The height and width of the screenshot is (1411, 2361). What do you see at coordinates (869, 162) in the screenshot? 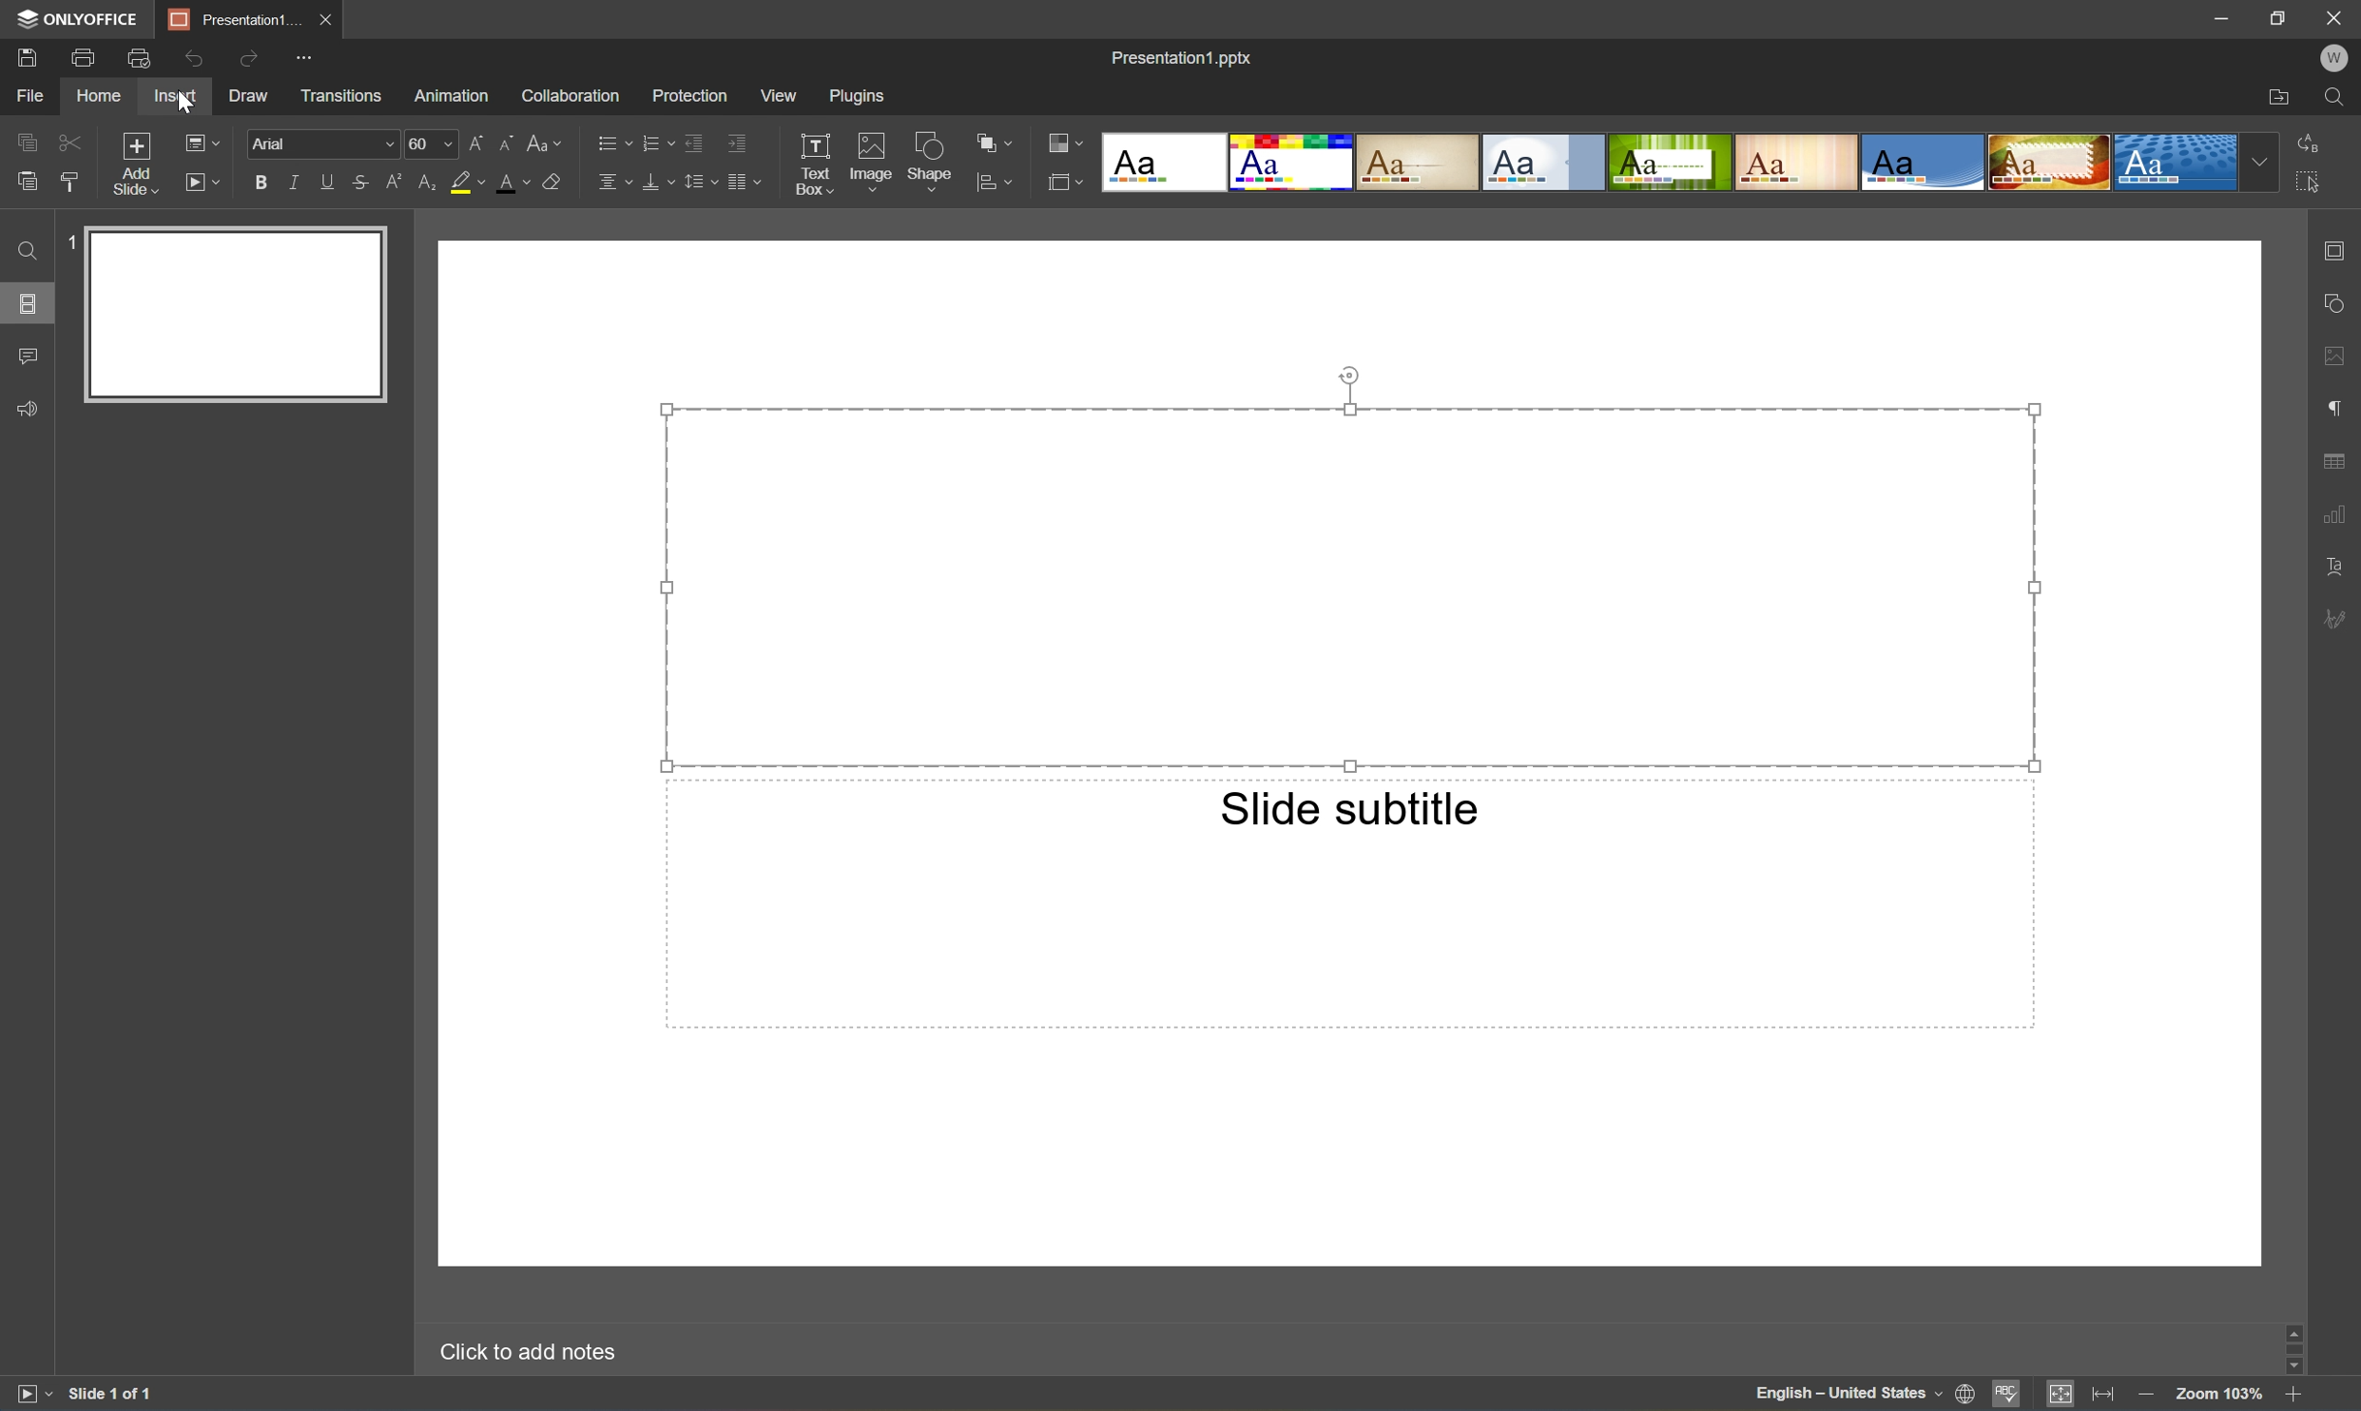
I see `Image` at bounding box center [869, 162].